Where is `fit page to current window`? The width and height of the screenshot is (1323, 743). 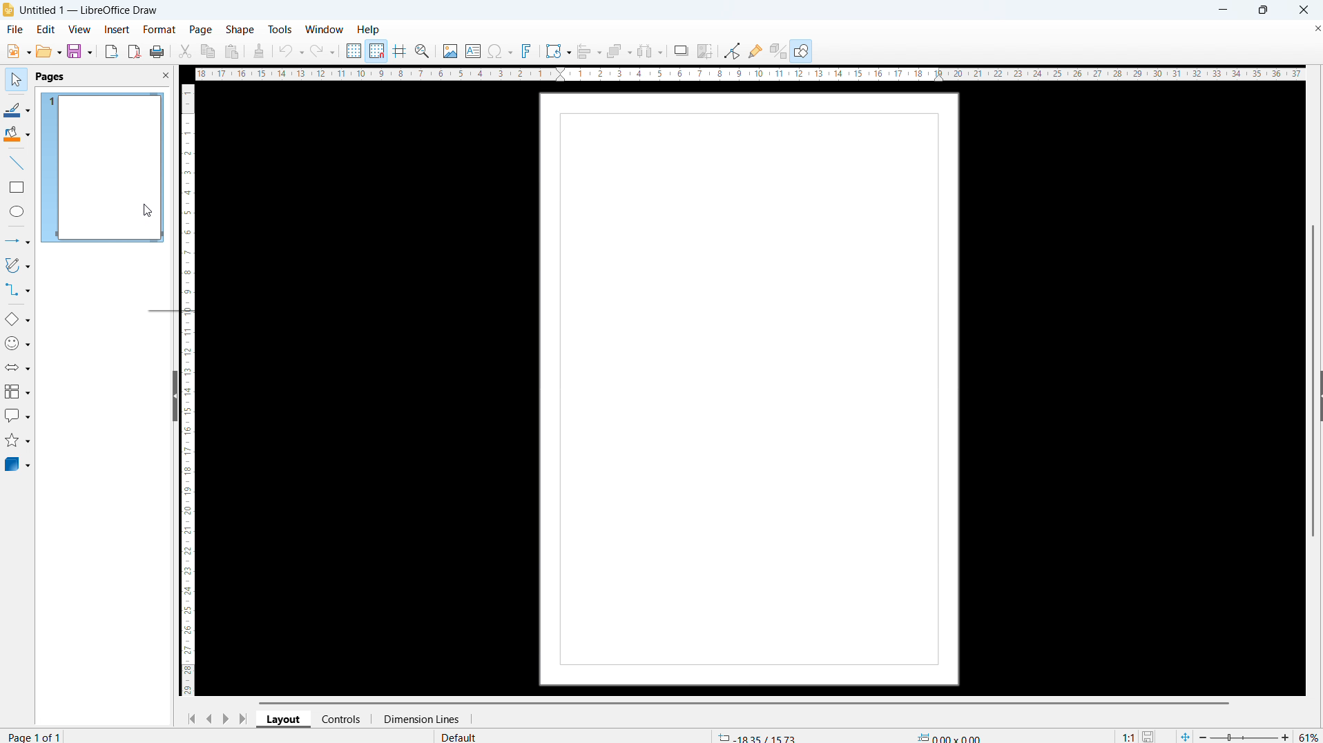 fit page to current window is located at coordinates (1185, 735).